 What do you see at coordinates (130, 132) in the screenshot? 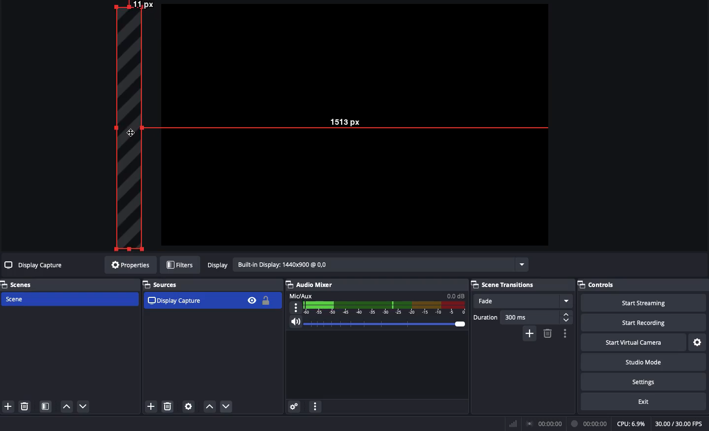
I see `Drag` at bounding box center [130, 132].